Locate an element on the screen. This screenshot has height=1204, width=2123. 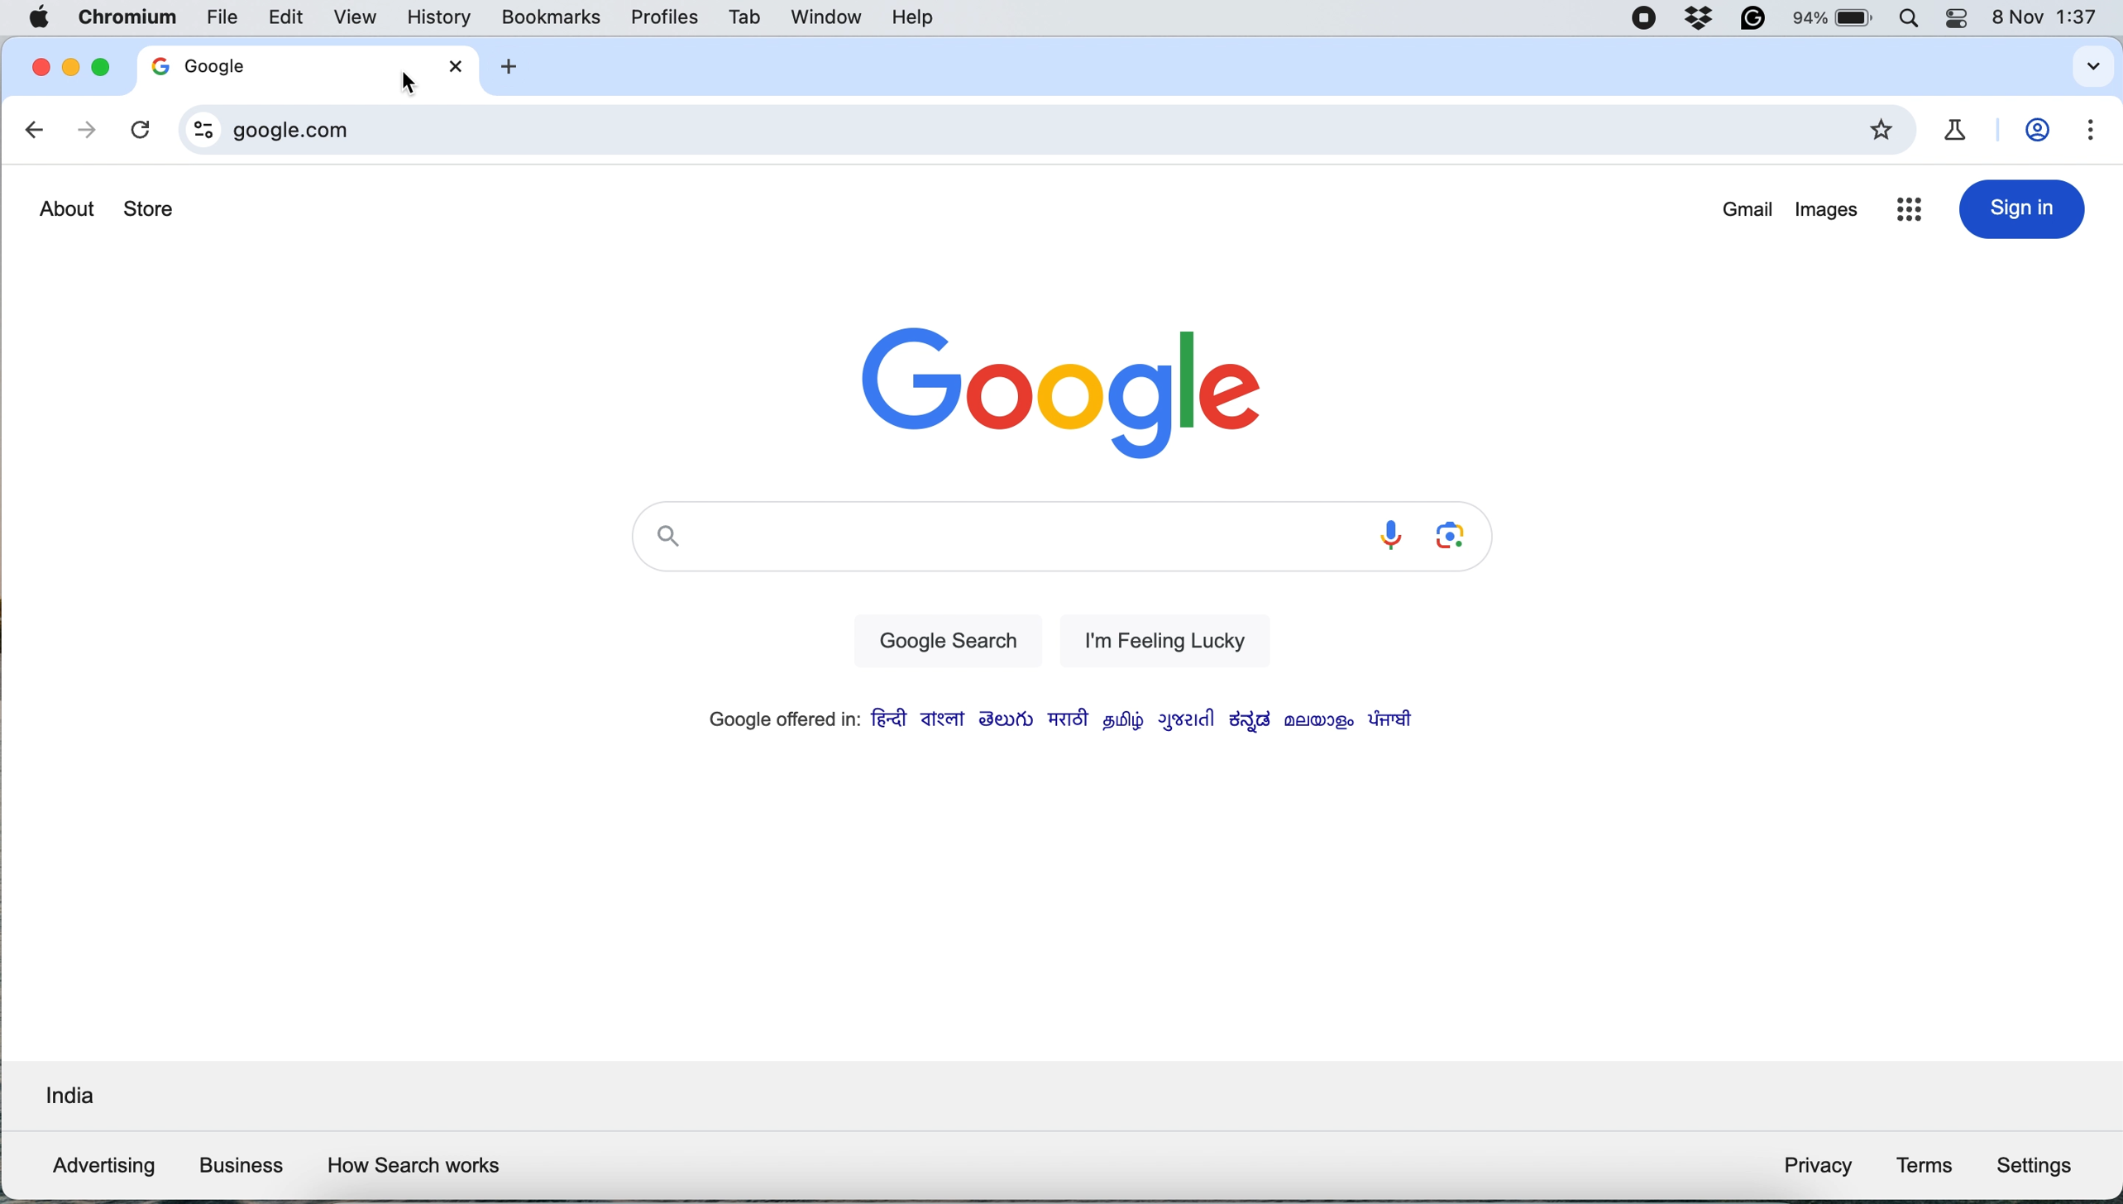
control center is located at coordinates (1963, 20).